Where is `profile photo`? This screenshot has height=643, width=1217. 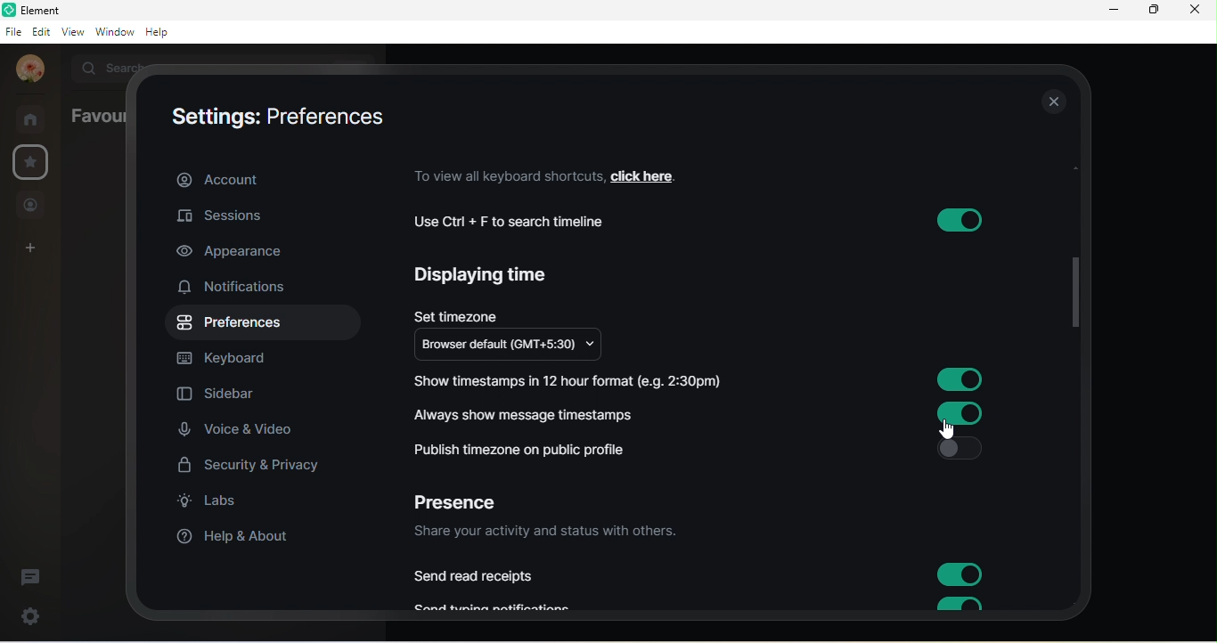 profile photo is located at coordinates (27, 69).